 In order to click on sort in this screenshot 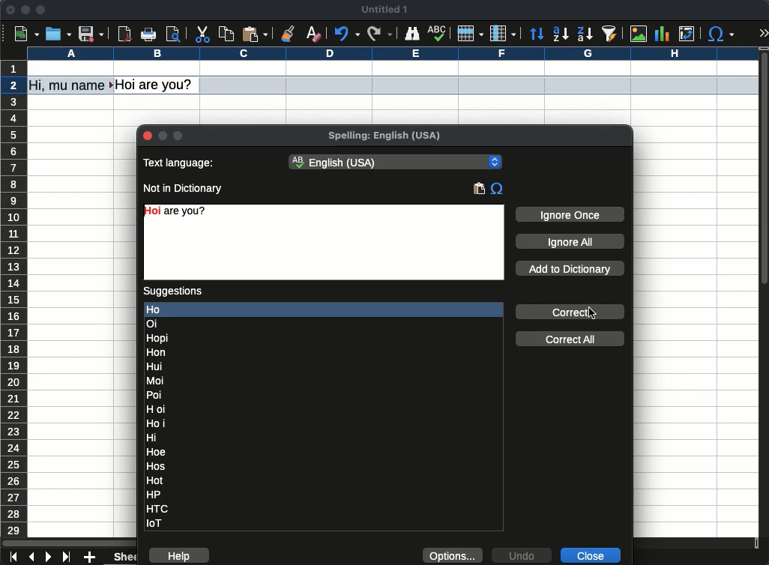, I will do `click(537, 34)`.